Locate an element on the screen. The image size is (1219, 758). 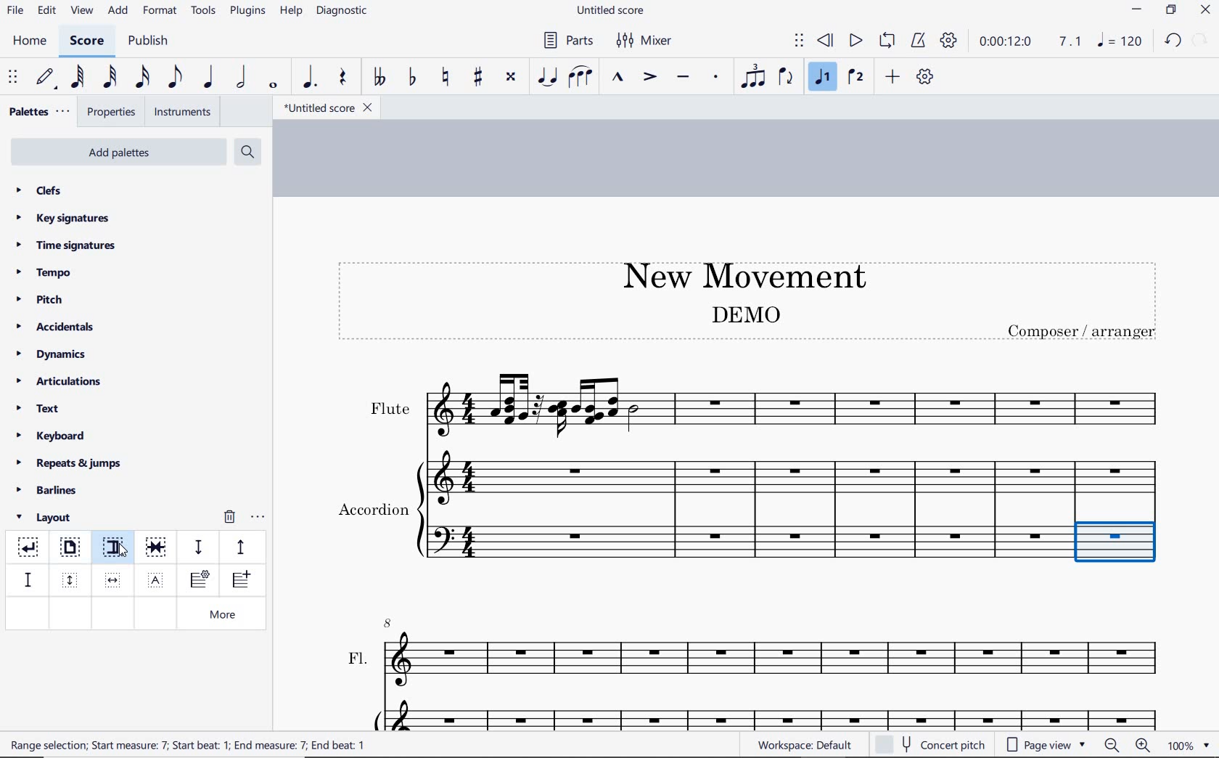
workspace: default is located at coordinates (803, 744).